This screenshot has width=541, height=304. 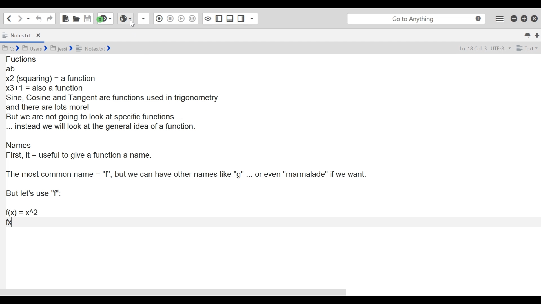 What do you see at coordinates (252, 19) in the screenshot?
I see `Show specific Side Pane` at bounding box center [252, 19].